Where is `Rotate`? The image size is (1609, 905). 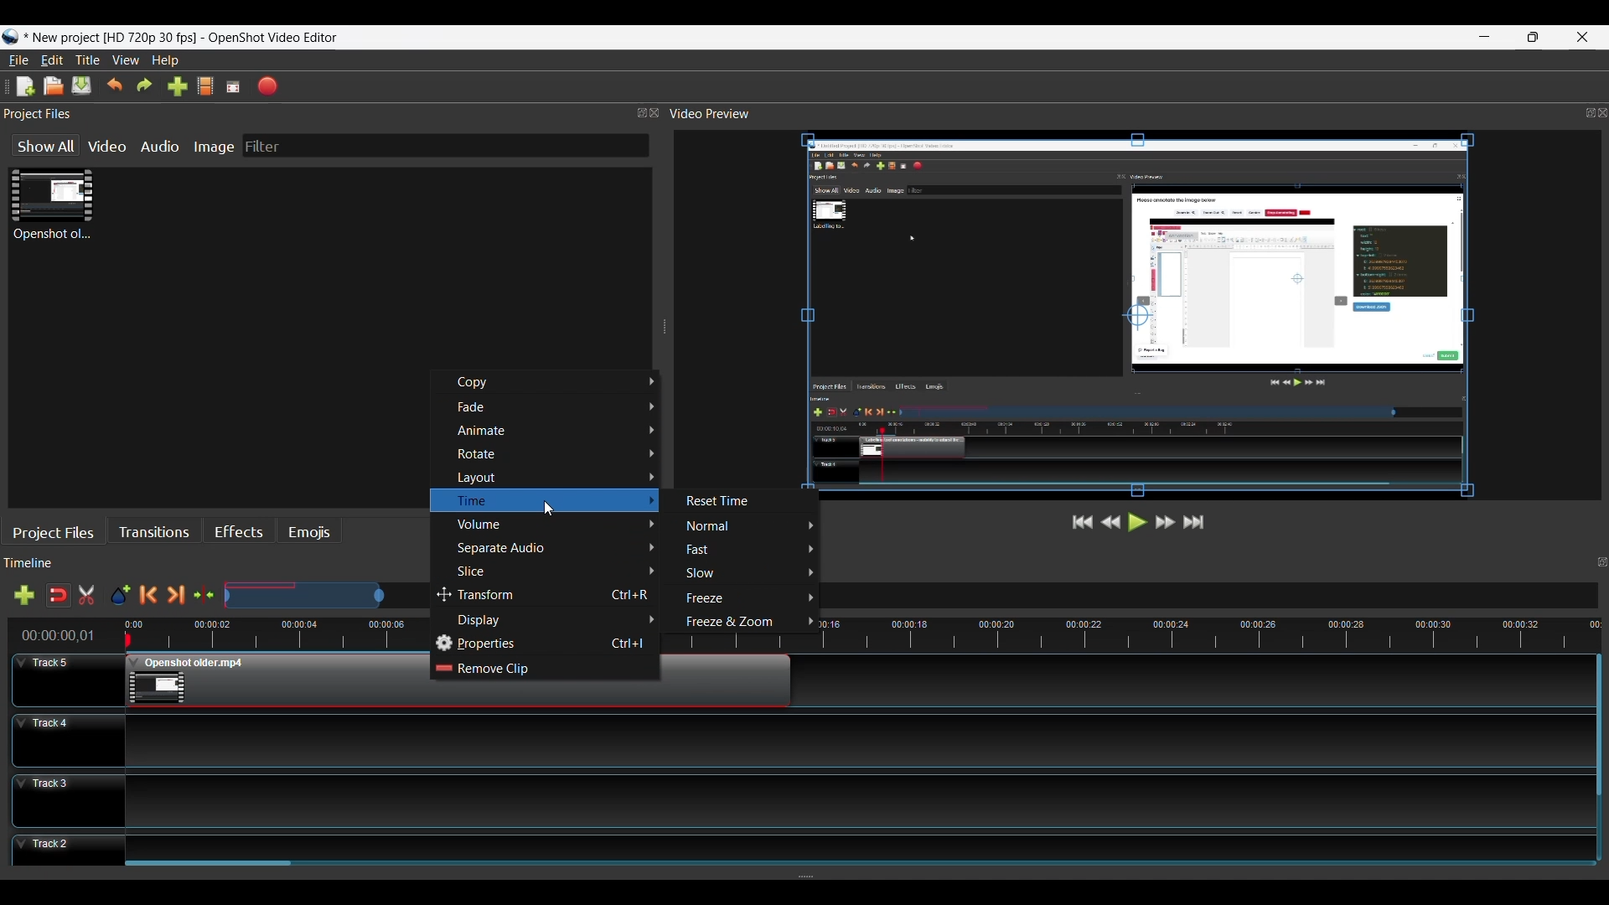 Rotate is located at coordinates (556, 455).